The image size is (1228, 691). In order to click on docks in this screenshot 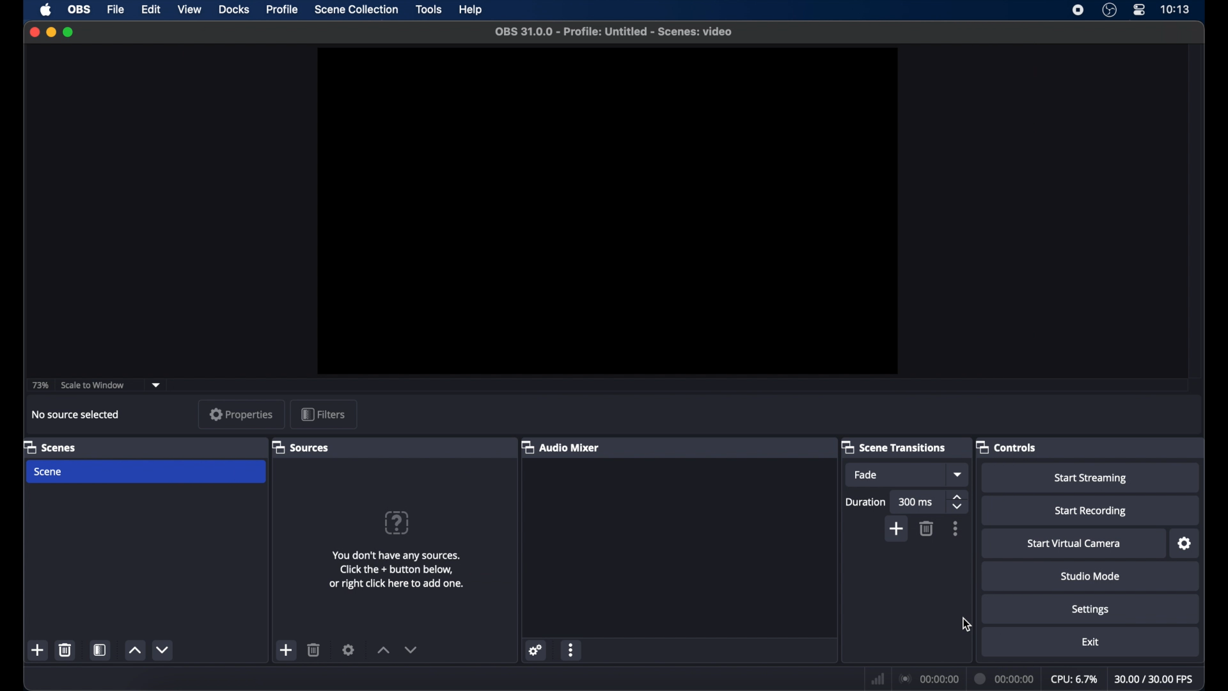, I will do `click(235, 10)`.